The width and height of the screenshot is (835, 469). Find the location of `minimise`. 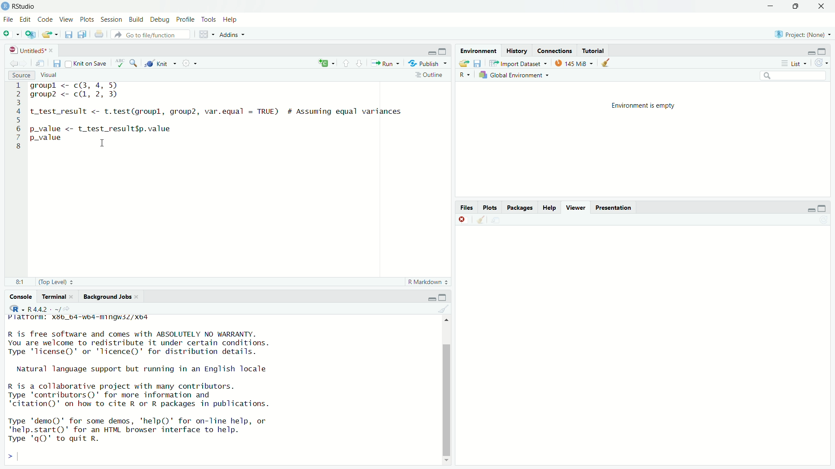

minimise is located at coordinates (811, 209).